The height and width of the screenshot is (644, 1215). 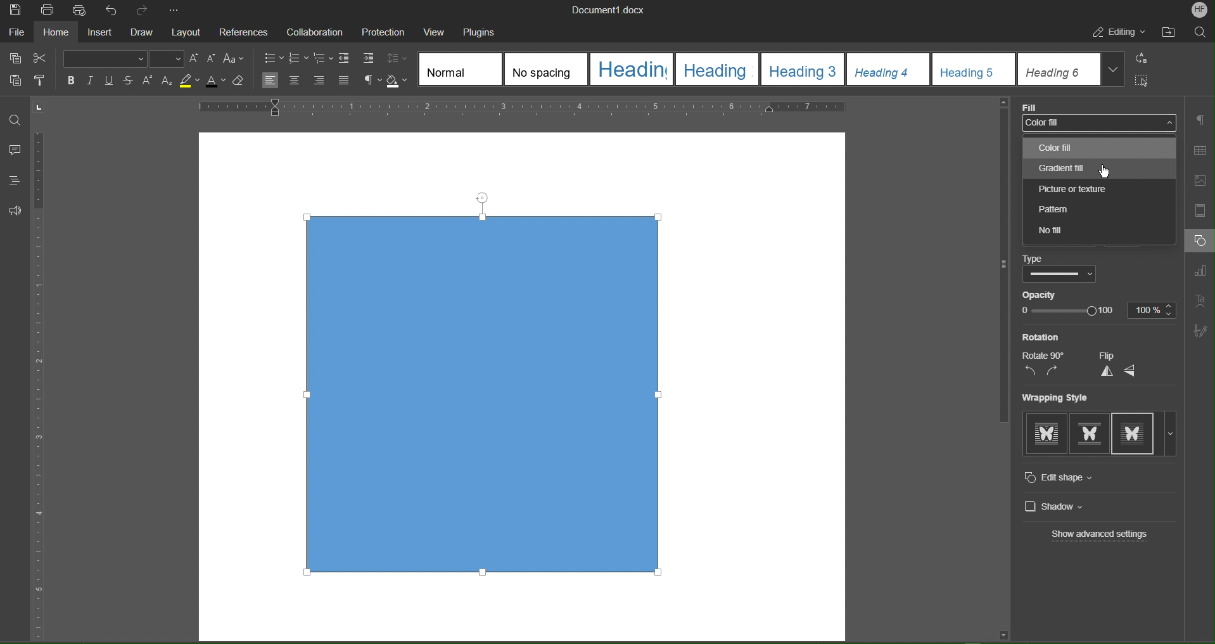 What do you see at coordinates (492, 398) in the screenshot?
I see `Shape (selected)` at bounding box center [492, 398].